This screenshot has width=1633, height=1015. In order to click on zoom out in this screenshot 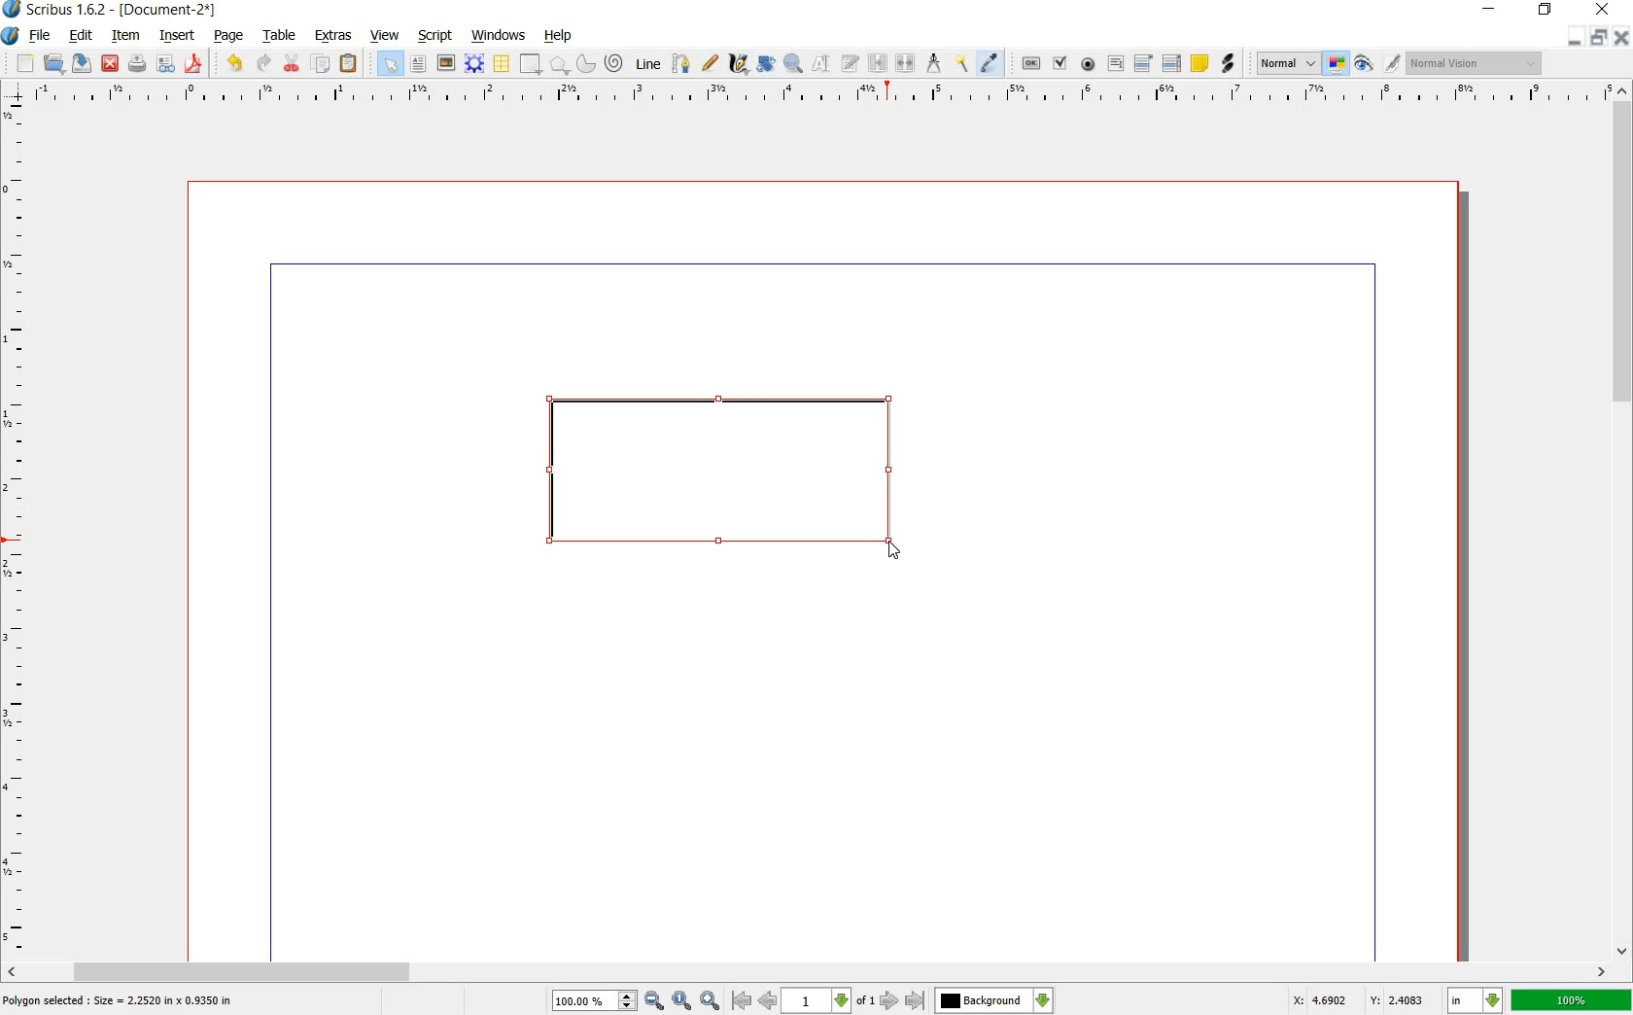, I will do `click(654, 1000)`.